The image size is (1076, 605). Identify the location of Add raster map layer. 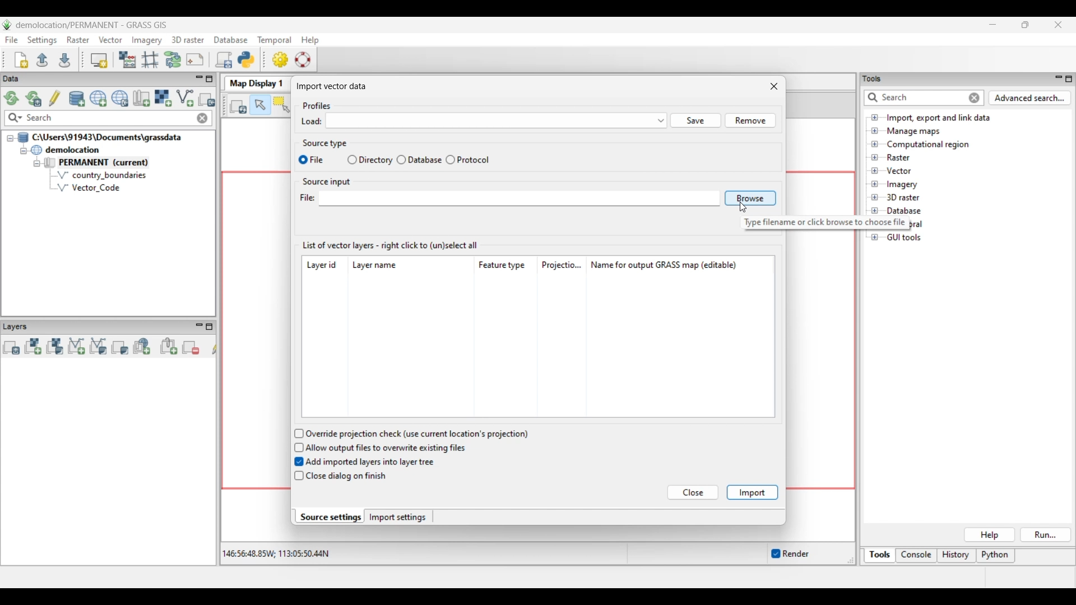
(33, 346).